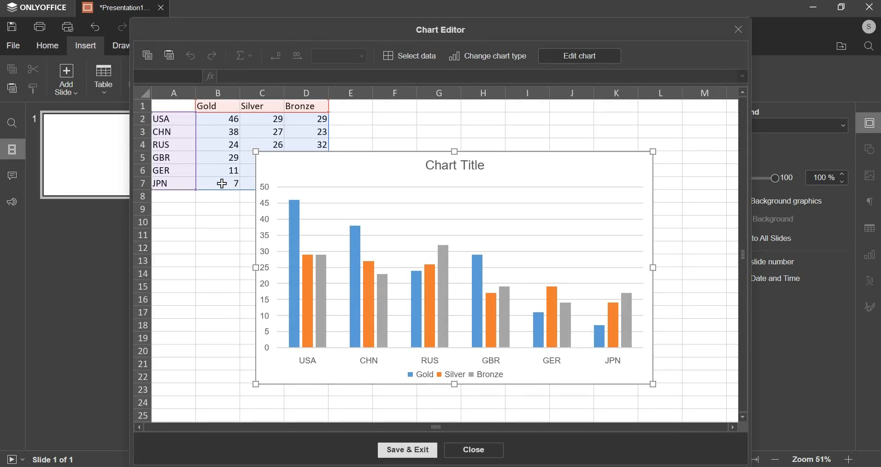  I want to click on background color fill, so click(802, 125).